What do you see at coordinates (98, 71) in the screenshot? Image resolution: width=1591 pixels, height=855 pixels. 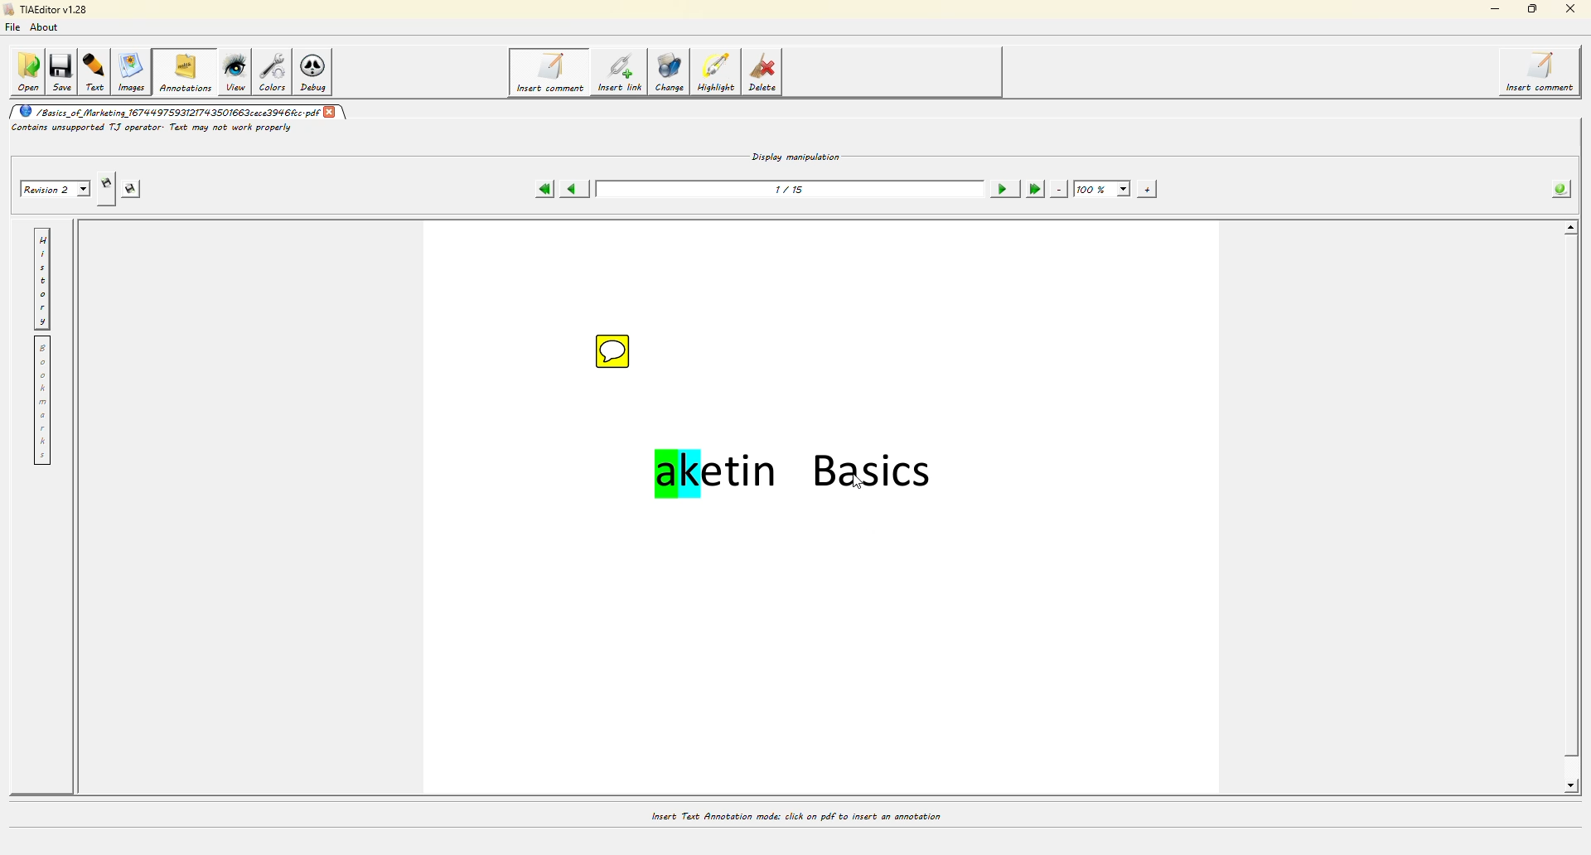 I see `text` at bounding box center [98, 71].